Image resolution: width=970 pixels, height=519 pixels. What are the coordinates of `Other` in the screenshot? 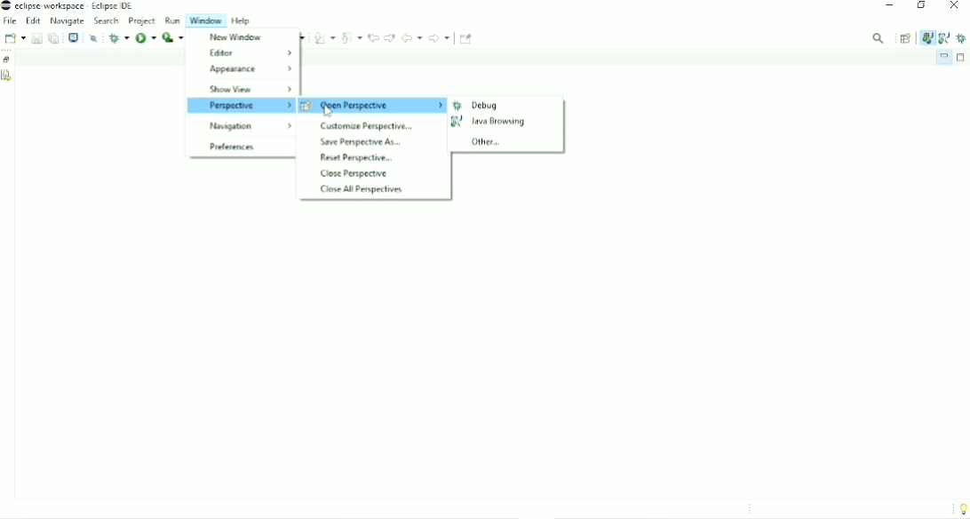 It's located at (487, 142).